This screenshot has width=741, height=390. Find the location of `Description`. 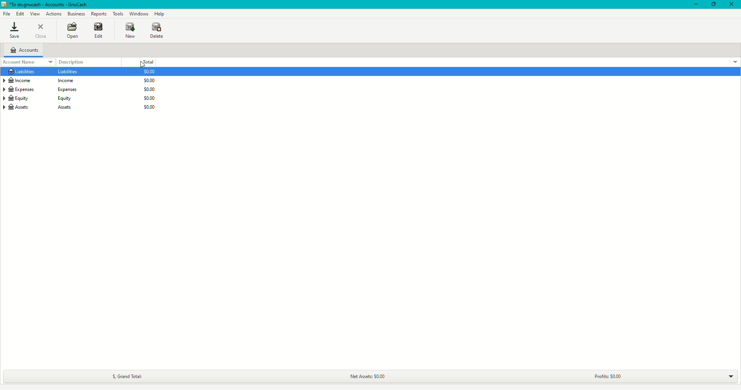

Description is located at coordinates (71, 62).